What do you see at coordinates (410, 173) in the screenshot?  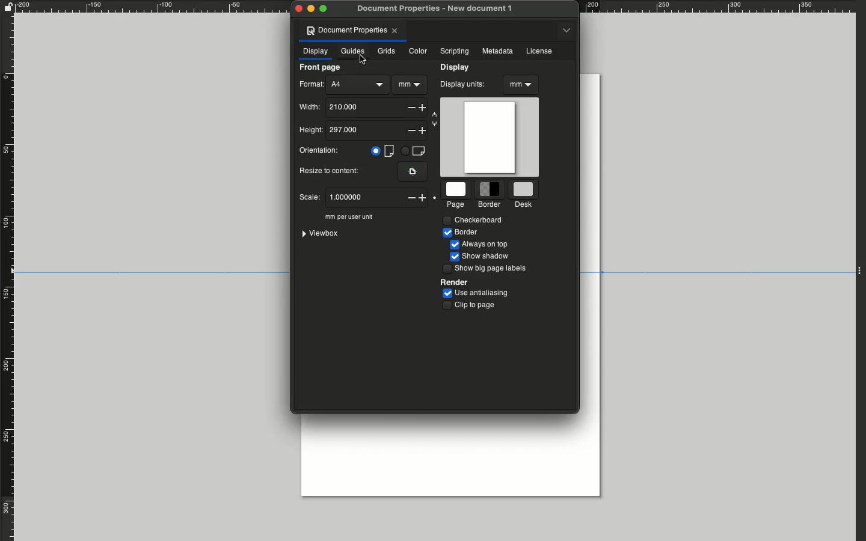 I see `Fit the page to the current selection ` at bounding box center [410, 173].